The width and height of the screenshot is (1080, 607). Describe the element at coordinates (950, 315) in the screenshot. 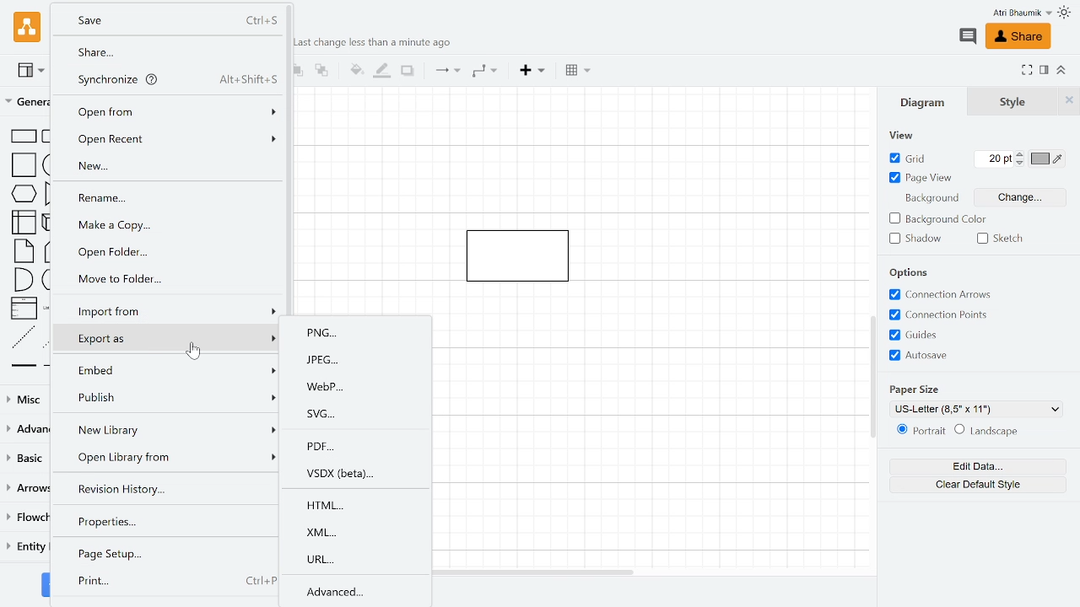

I see `Connection points` at that location.